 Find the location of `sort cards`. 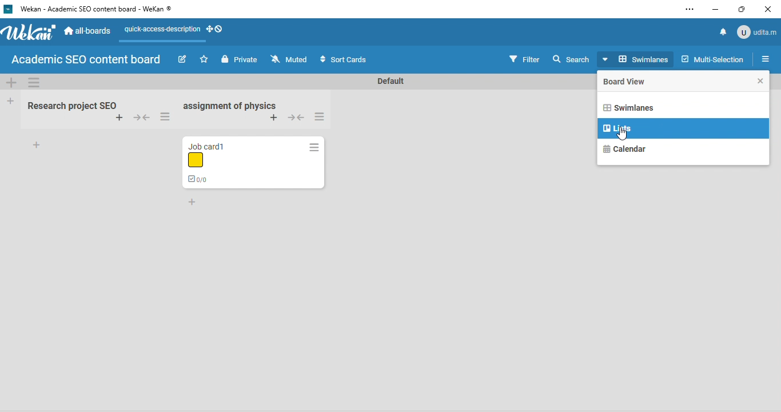

sort cards is located at coordinates (345, 59).